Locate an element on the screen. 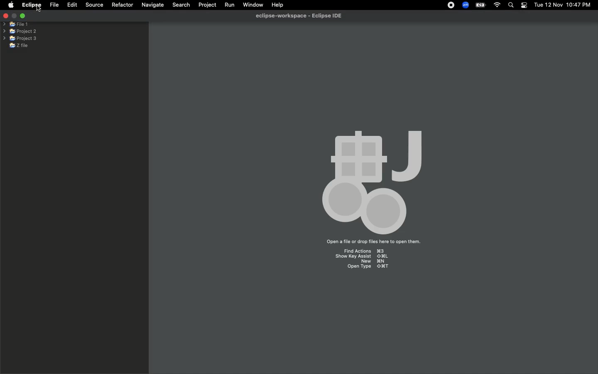 The height and width of the screenshot is (374, 598). Charge is located at coordinates (482, 5).